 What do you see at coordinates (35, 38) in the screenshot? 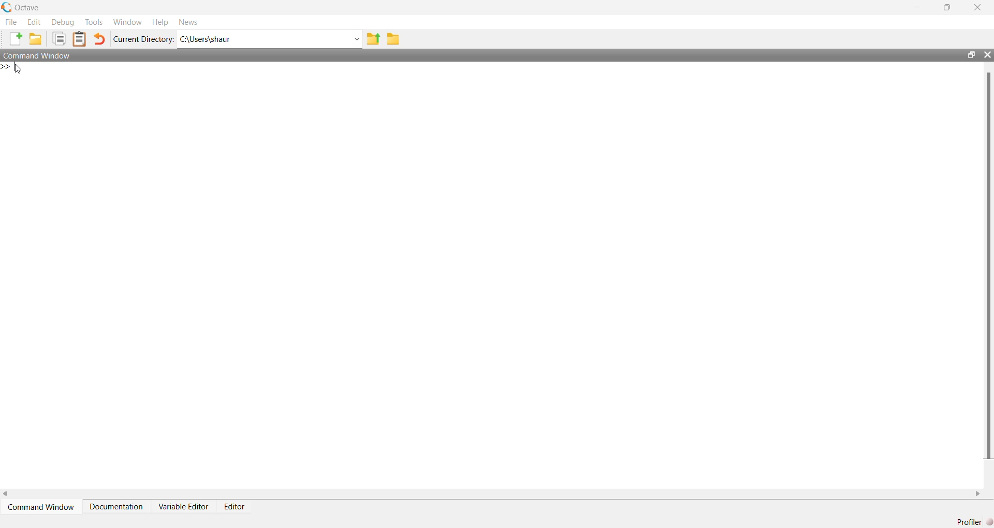
I see `add folder ` at bounding box center [35, 38].